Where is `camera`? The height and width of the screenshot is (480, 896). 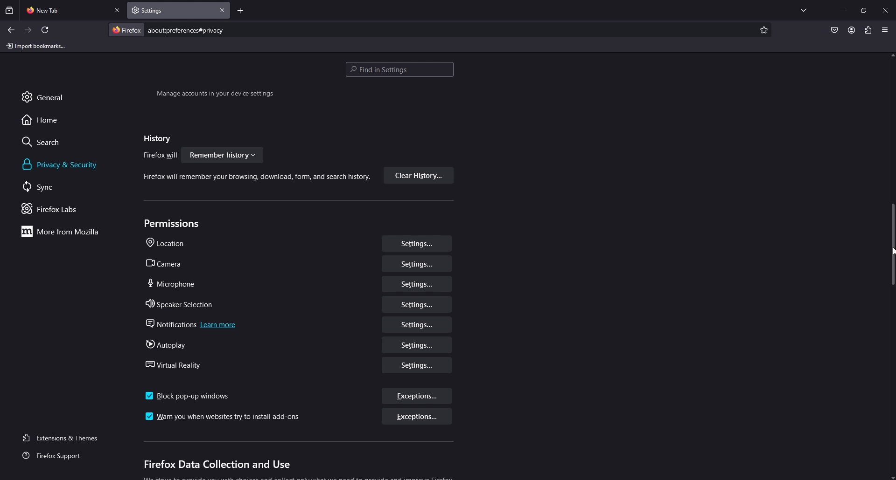 camera is located at coordinates (169, 264).